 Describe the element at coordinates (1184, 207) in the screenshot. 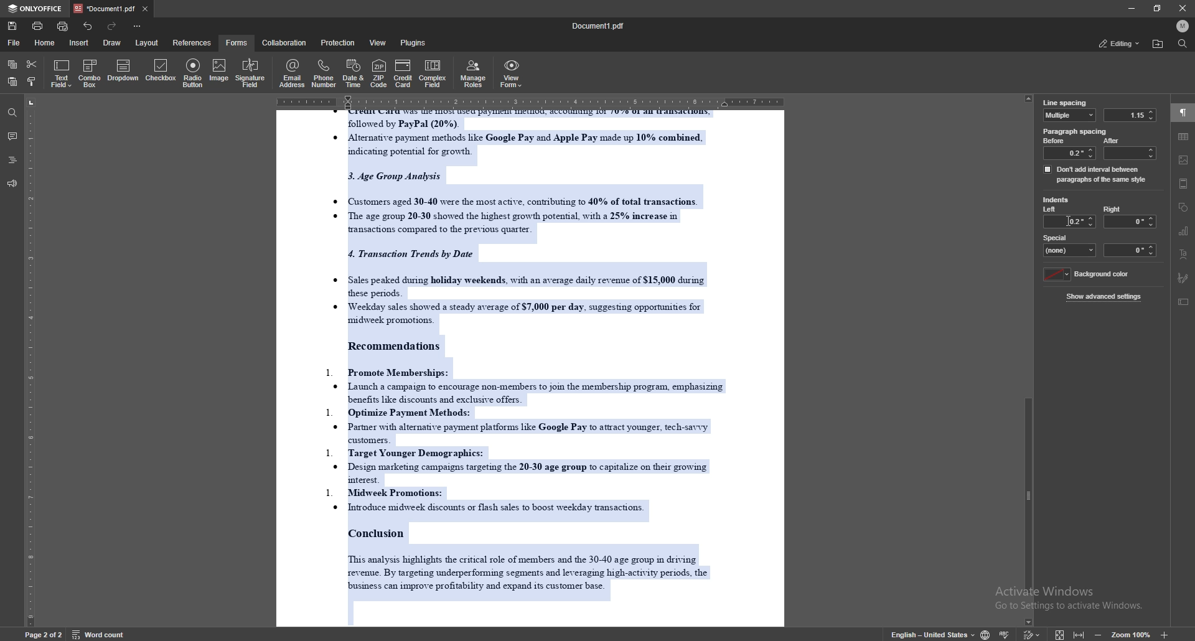

I see `shapes` at that location.